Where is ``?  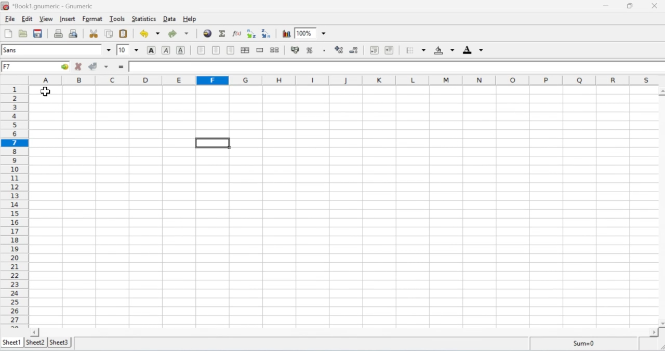
 is located at coordinates (151, 50).